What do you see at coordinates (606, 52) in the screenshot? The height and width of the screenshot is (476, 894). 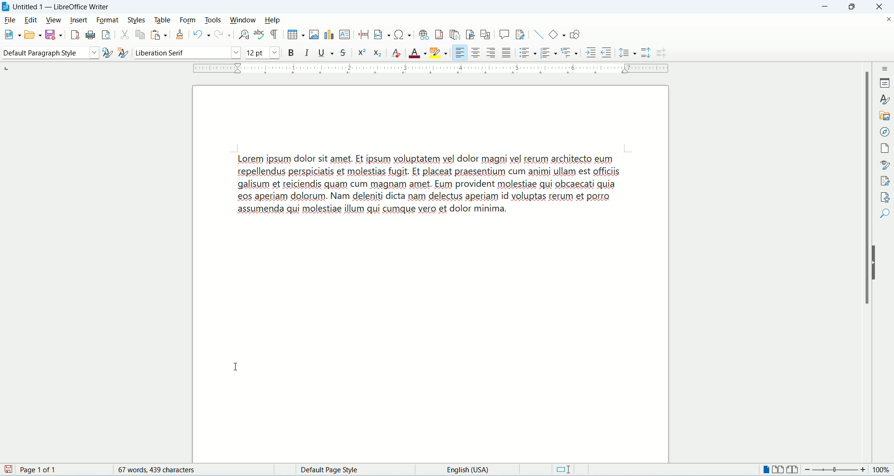 I see `decrease indent` at bounding box center [606, 52].